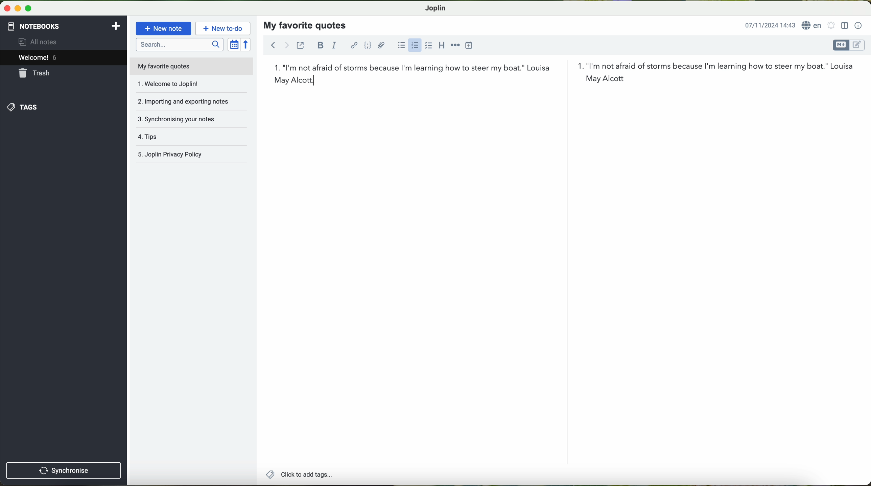 This screenshot has height=486, width=871. I want to click on italic, so click(336, 45).